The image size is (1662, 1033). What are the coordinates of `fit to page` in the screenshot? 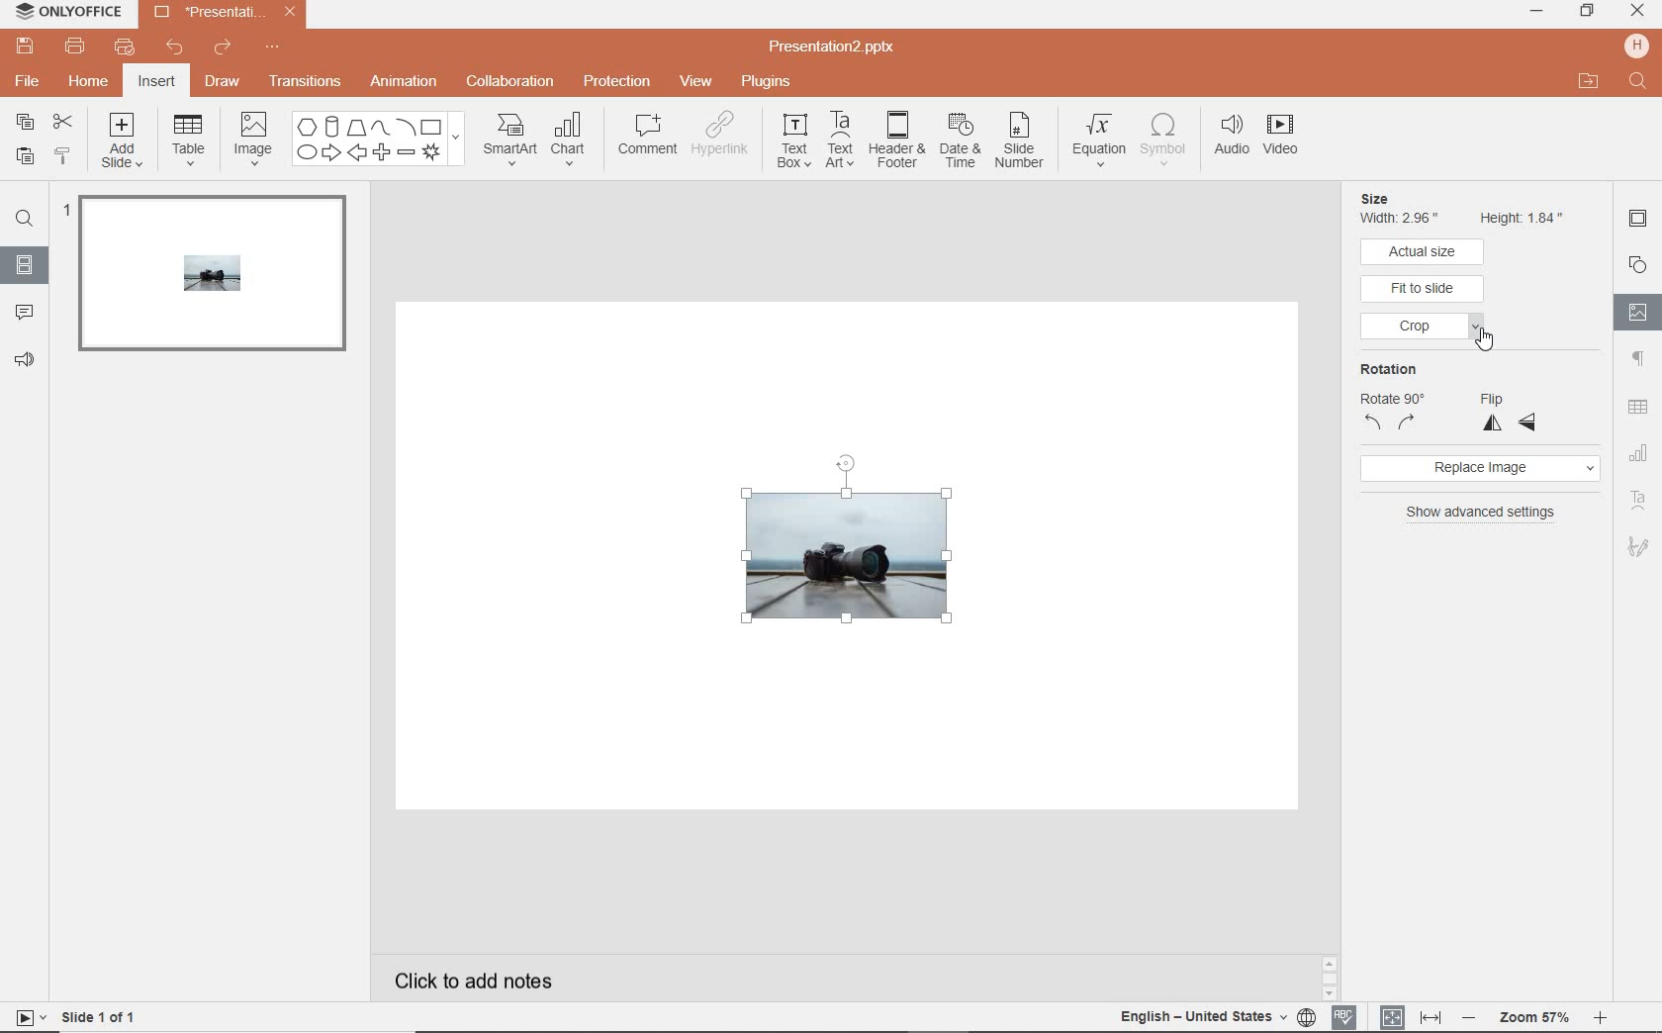 It's located at (1393, 1016).